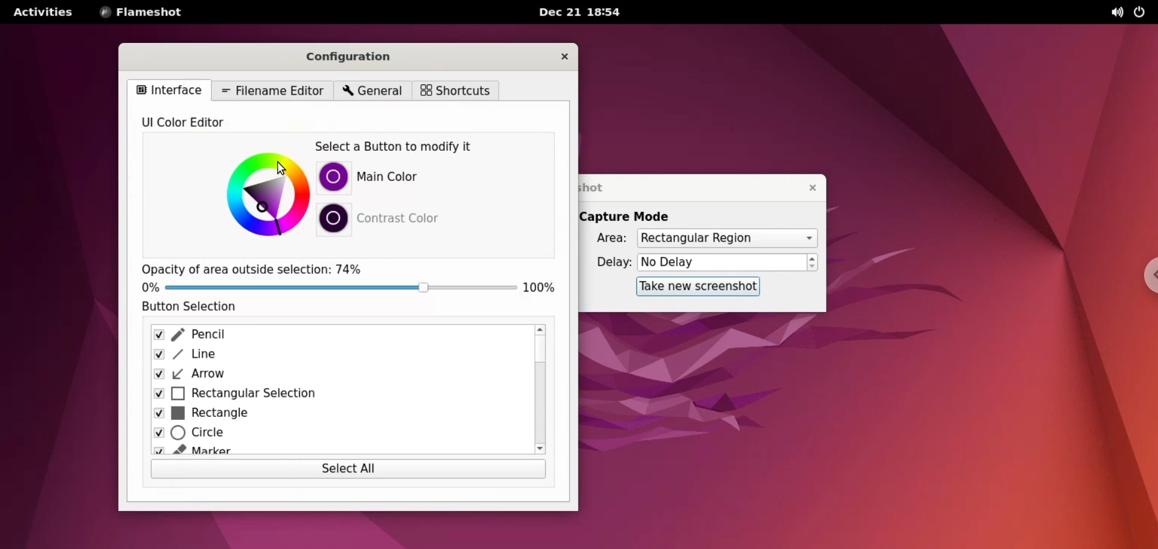 Image resolution: width=1158 pixels, height=549 pixels. I want to click on marker checkbox, so click(337, 451).